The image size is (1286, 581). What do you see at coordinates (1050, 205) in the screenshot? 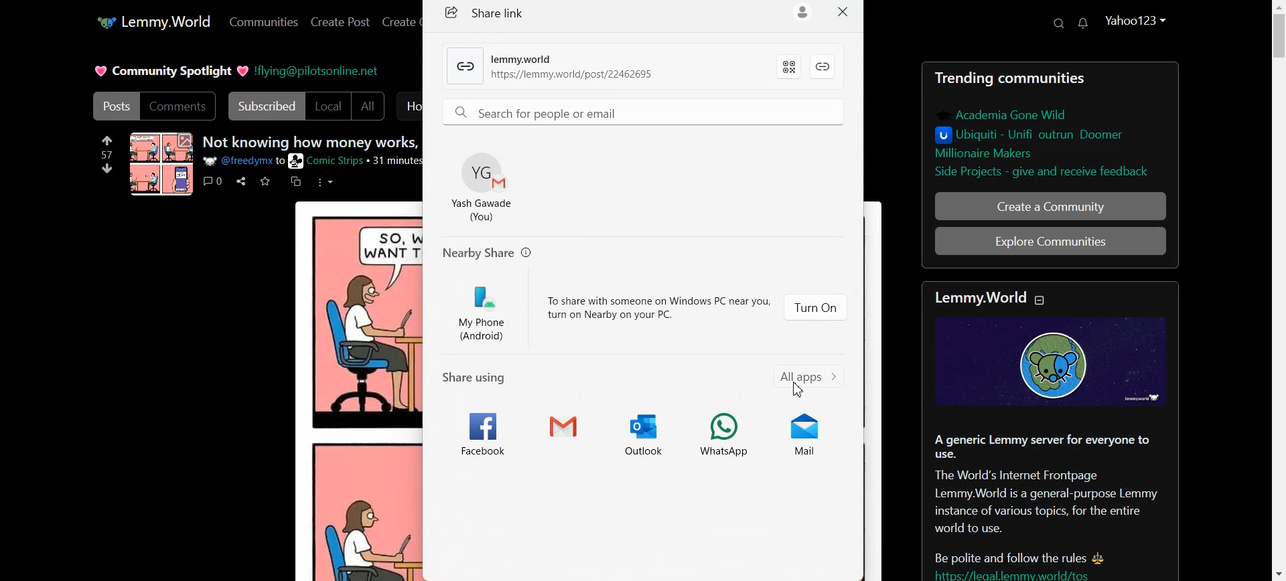
I see `Create a Community` at bounding box center [1050, 205].